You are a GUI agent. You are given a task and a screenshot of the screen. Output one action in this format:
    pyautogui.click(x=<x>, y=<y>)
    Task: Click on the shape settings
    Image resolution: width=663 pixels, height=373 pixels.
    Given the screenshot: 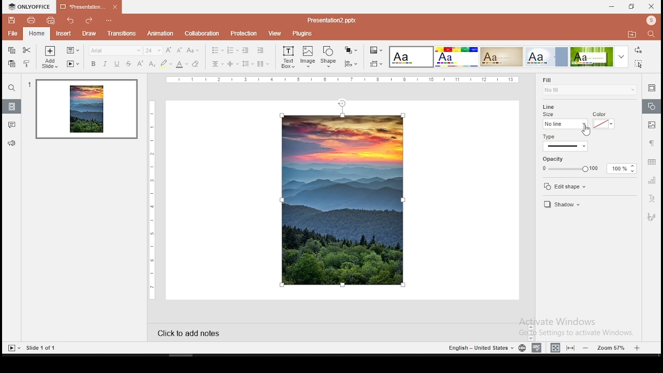 What is the action you would take?
    pyautogui.click(x=652, y=107)
    